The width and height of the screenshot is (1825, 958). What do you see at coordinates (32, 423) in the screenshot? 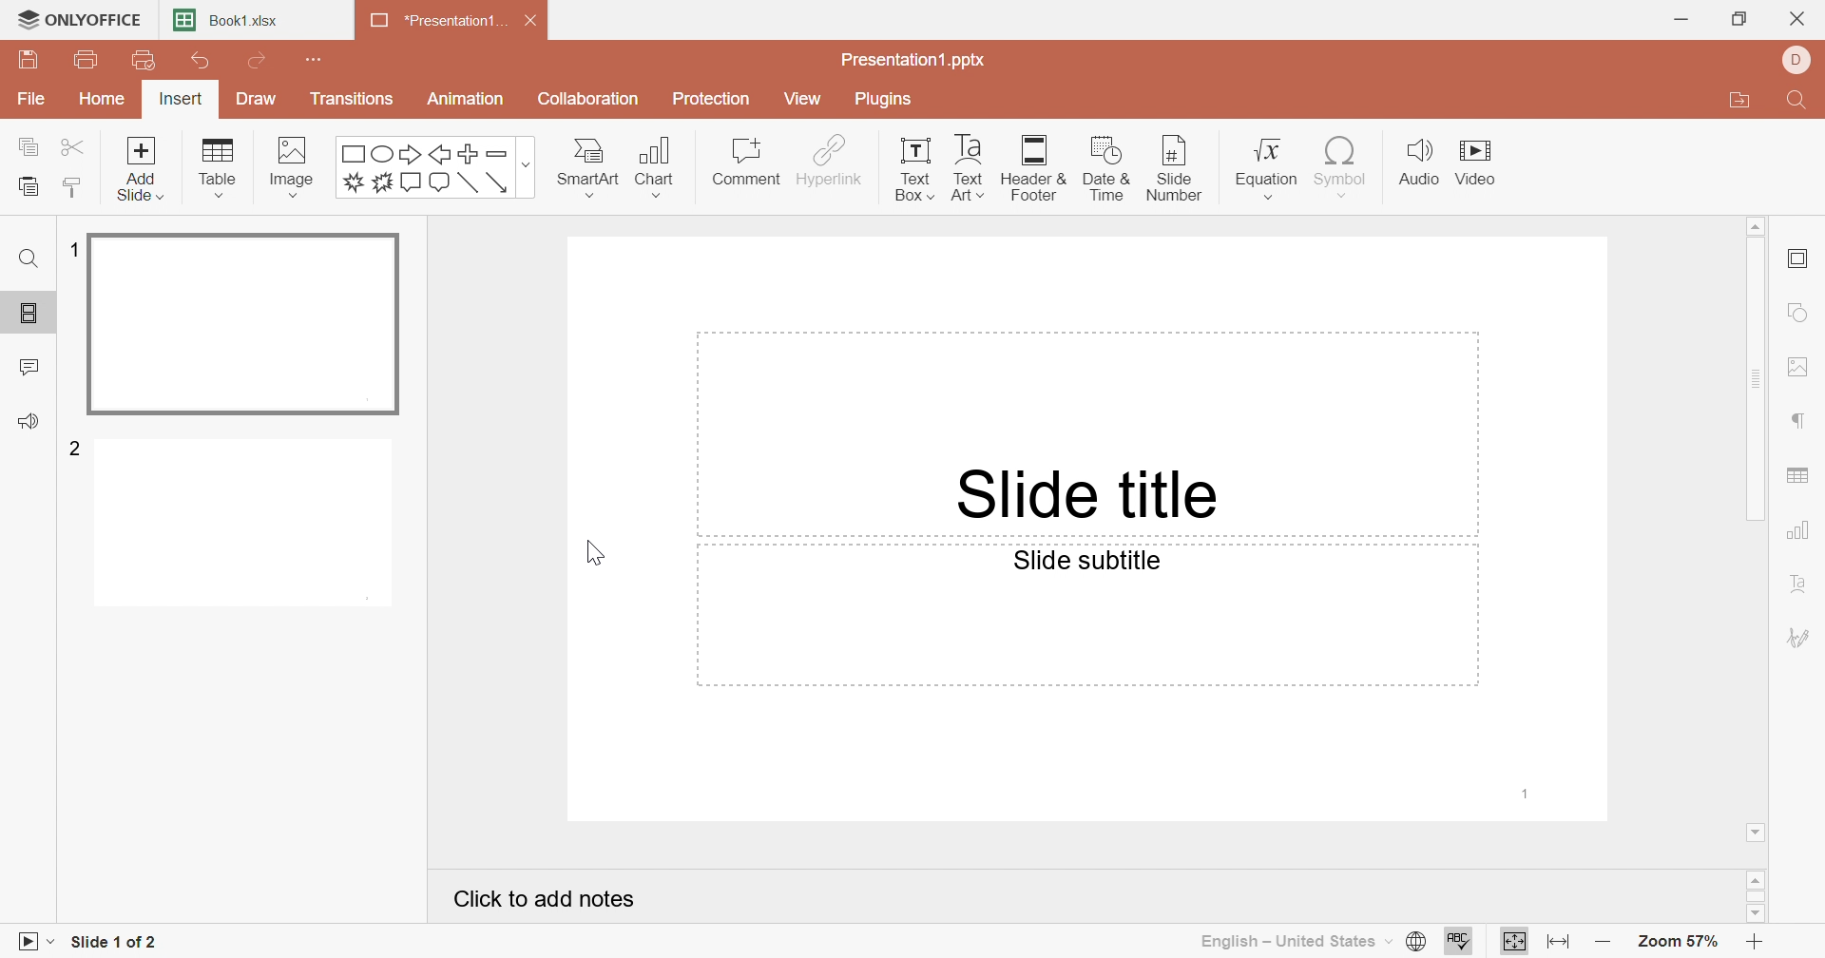
I see `Feedback & Support` at bounding box center [32, 423].